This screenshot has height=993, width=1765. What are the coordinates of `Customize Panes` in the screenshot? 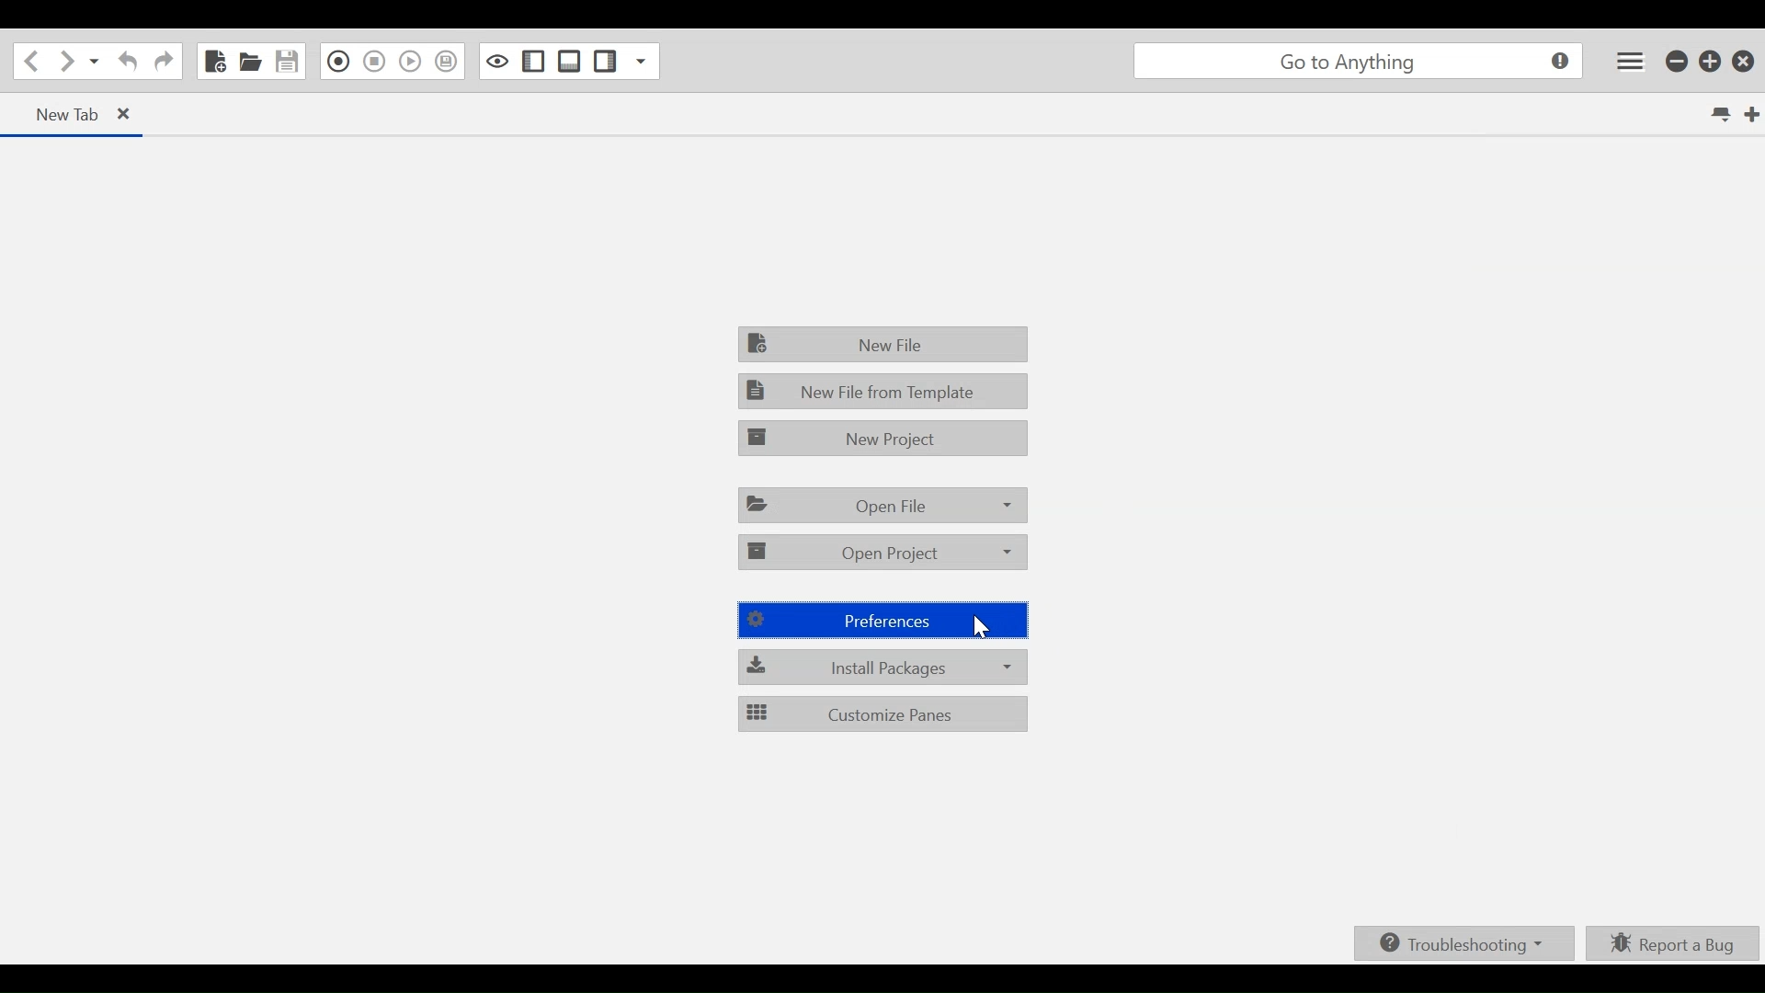 It's located at (882, 713).